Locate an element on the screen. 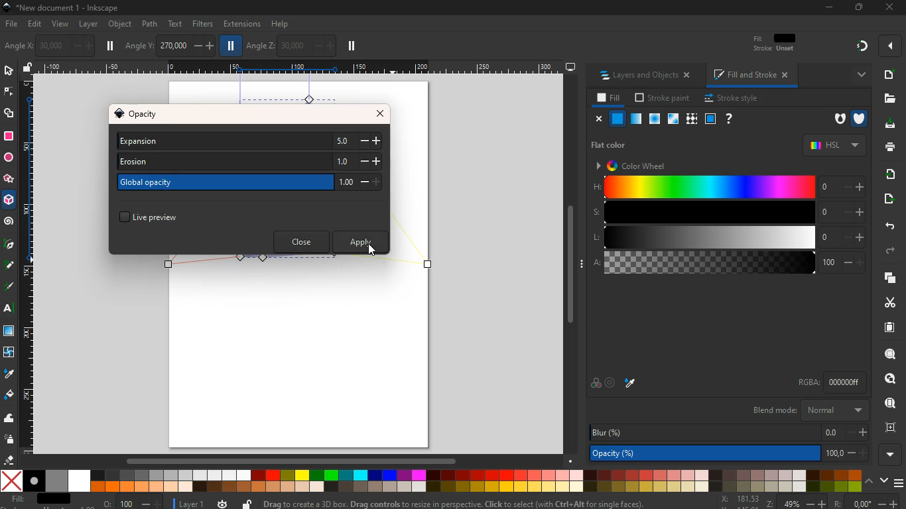 This screenshot has height=509, width=906.  is located at coordinates (840, 502).